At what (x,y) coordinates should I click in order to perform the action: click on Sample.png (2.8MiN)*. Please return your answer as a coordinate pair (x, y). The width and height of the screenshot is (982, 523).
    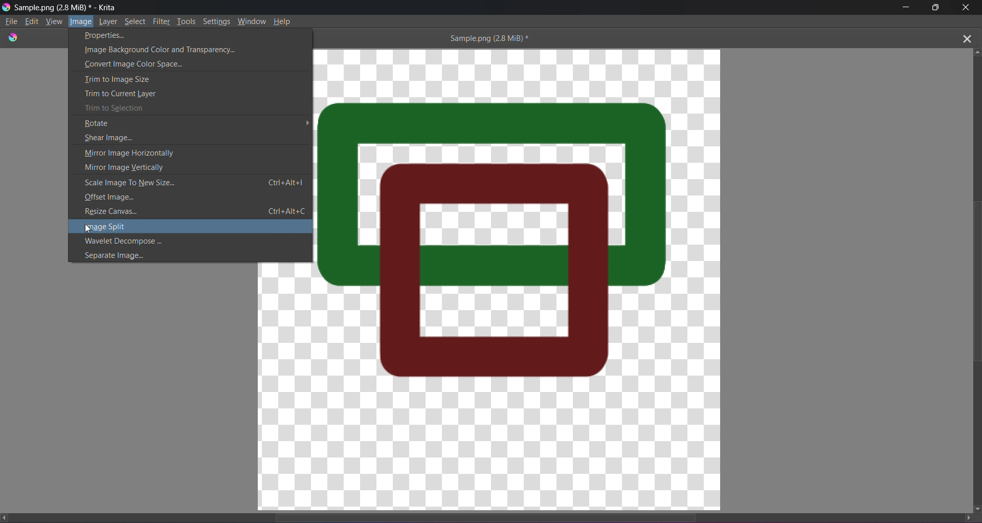
    Looking at the image, I should click on (486, 38).